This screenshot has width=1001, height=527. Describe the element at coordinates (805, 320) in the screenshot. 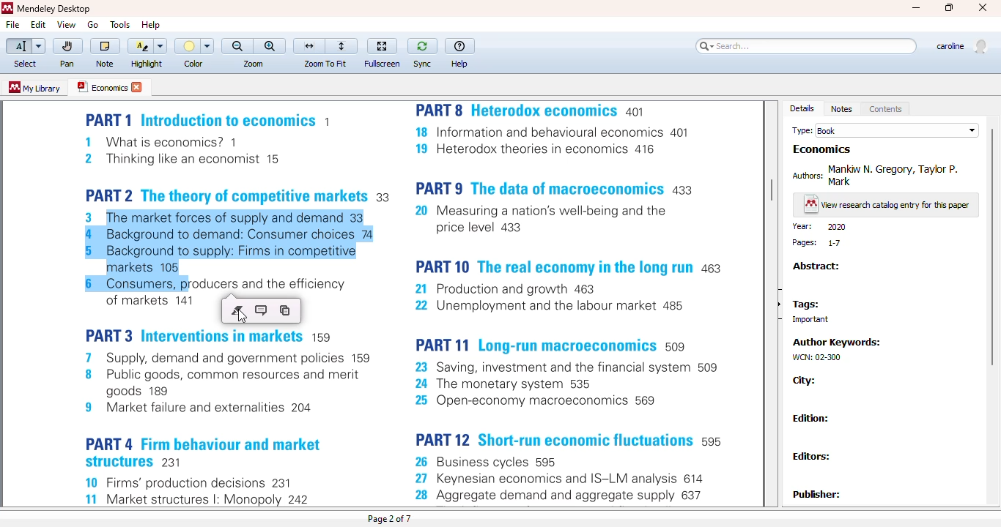

I see `important` at that location.